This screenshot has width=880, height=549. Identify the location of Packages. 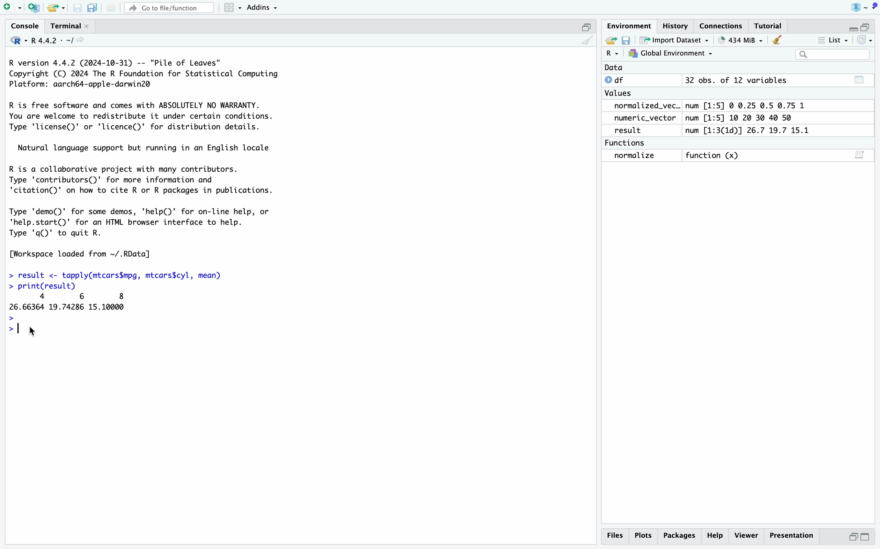
(680, 536).